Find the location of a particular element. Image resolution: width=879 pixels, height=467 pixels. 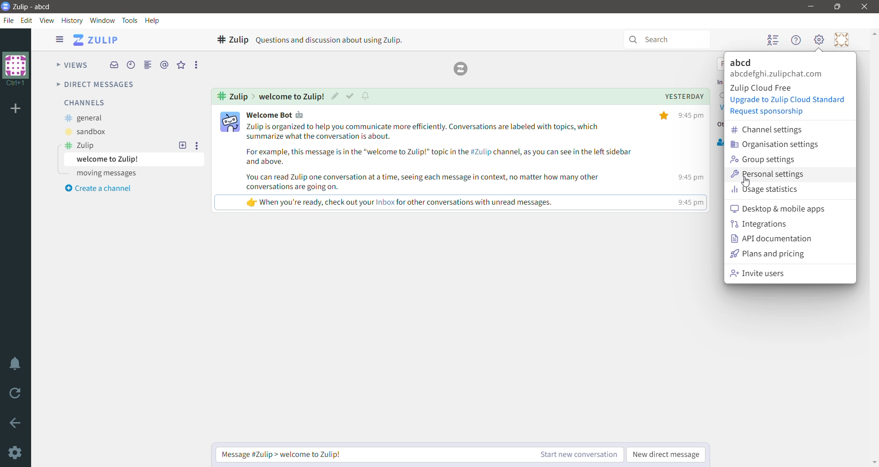

Configure topic notifications is located at coordinates (369, 97).